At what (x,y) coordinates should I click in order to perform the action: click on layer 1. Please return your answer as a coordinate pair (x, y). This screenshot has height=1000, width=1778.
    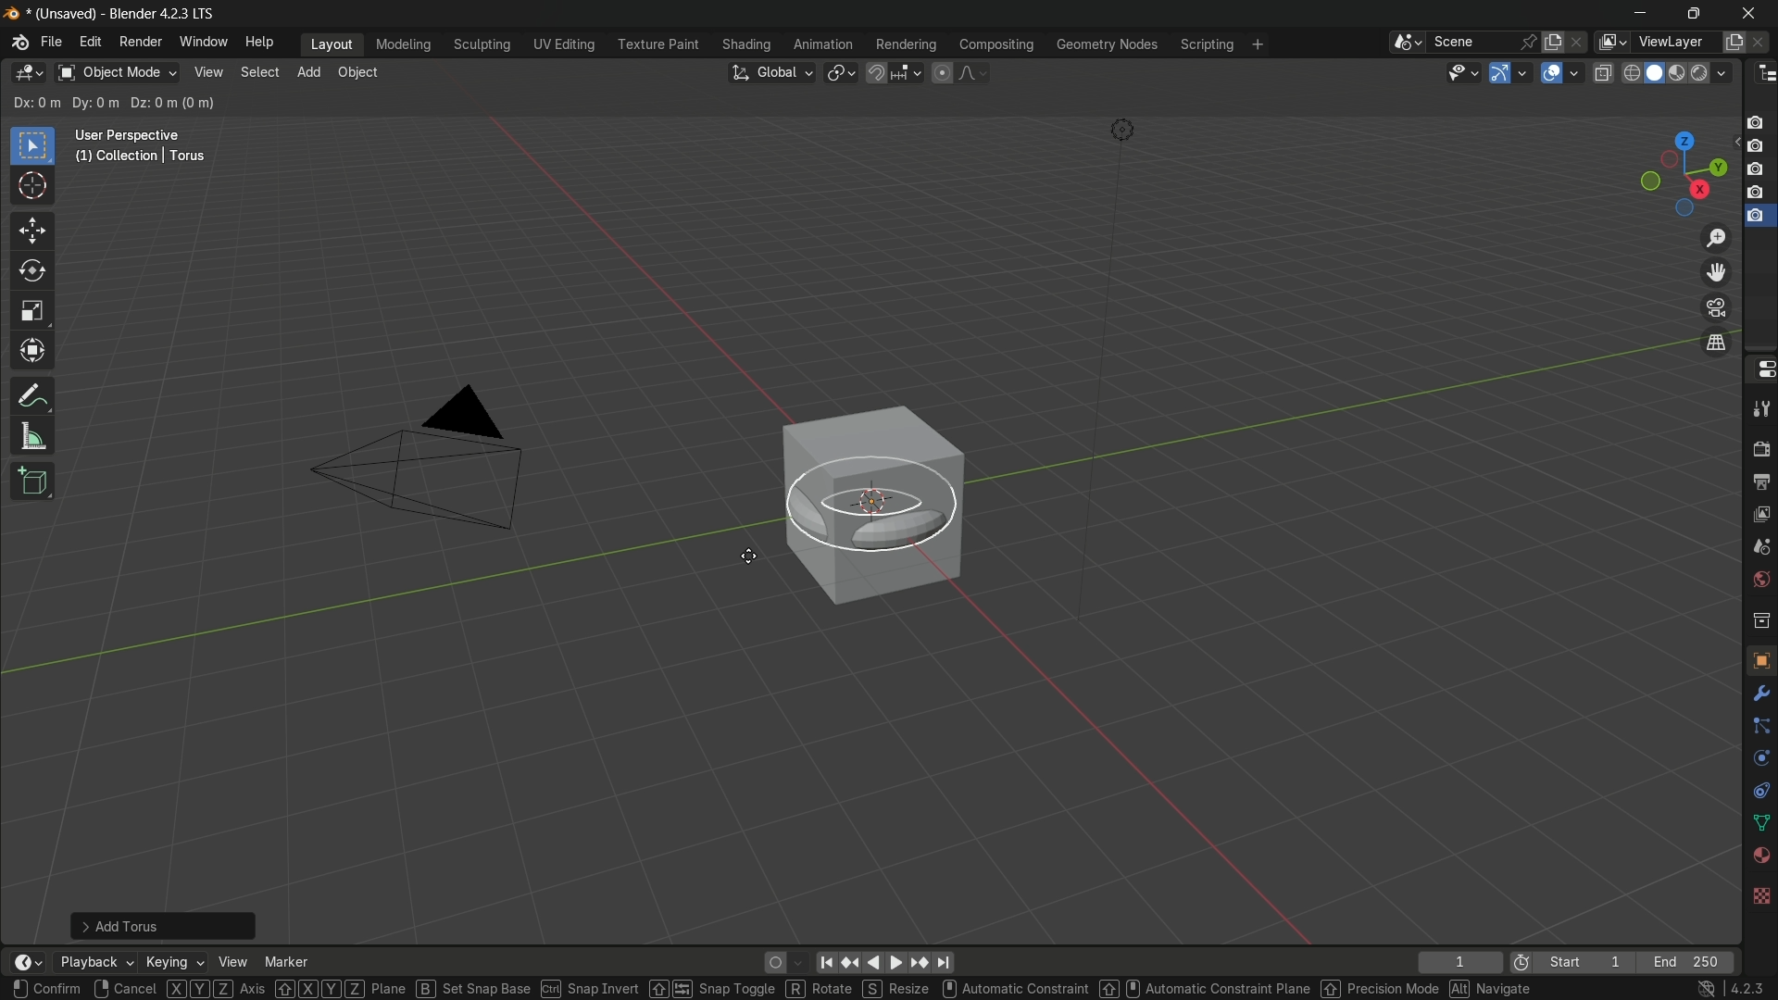
    Looking at the image, I should click on (1755, 123).